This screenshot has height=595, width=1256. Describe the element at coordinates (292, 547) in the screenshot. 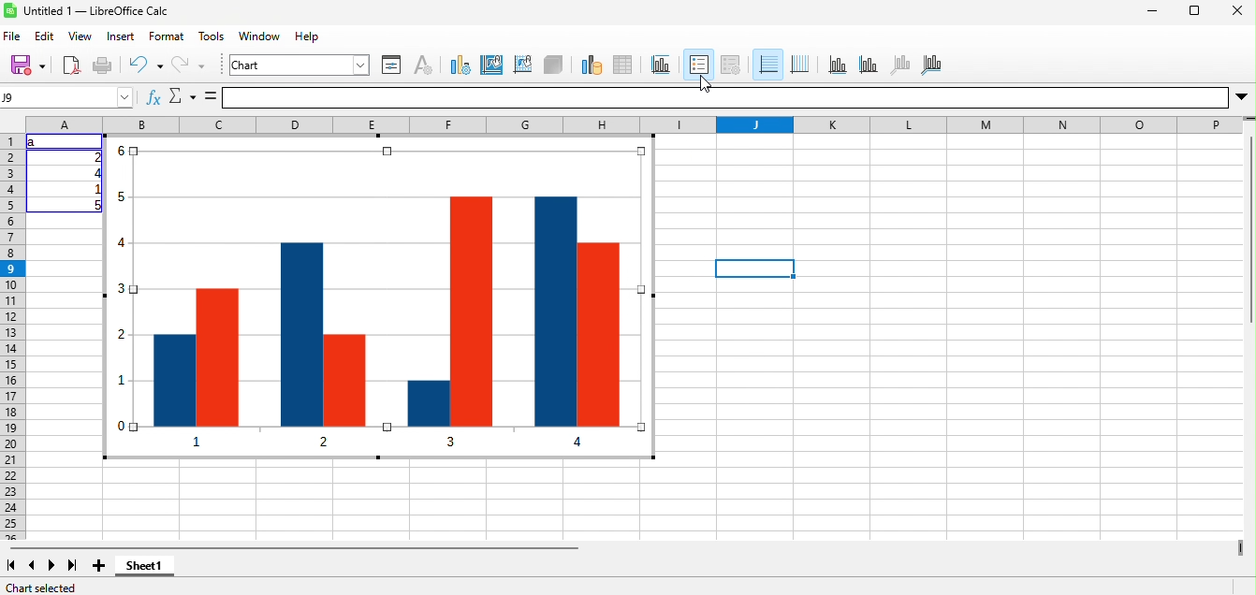

I see `horizontal scroll bar` at that location.